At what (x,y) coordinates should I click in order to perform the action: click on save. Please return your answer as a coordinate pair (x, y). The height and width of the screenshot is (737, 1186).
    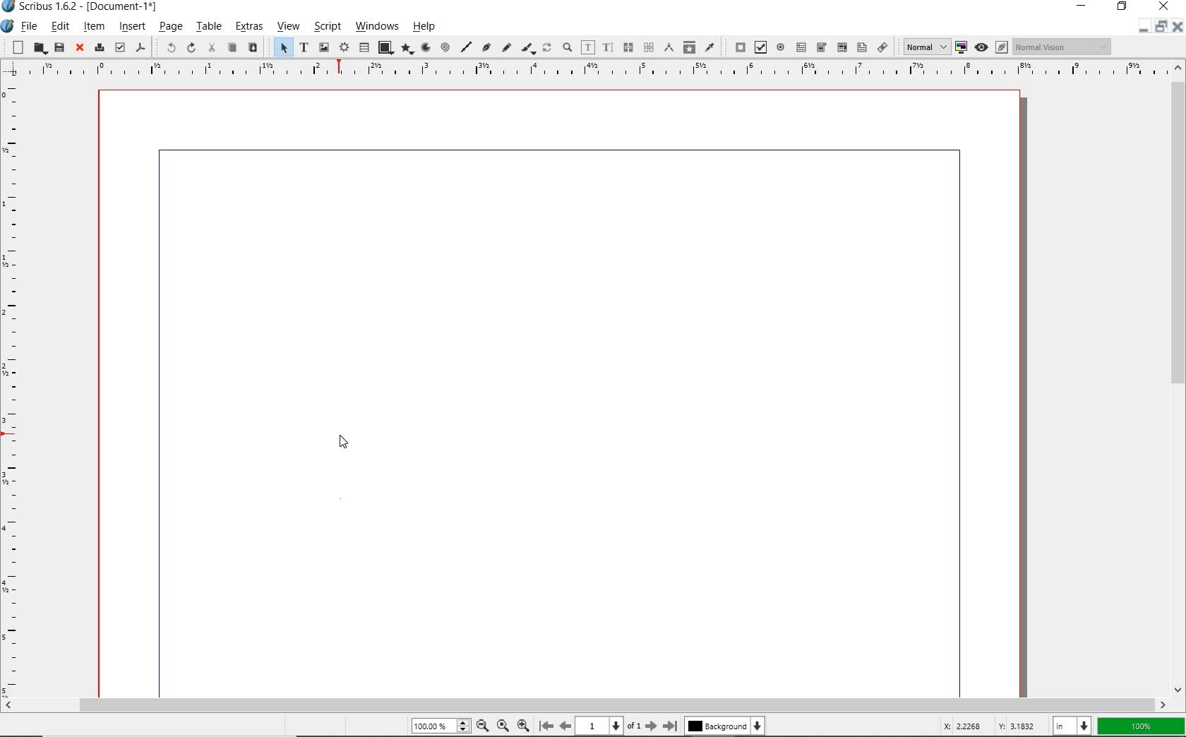
    Looking at the image, I should click on (59, 47).